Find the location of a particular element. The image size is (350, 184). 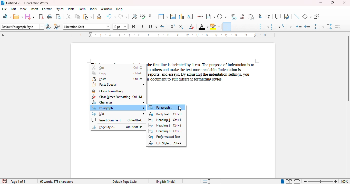

styles is located at coordinates (59, 9).